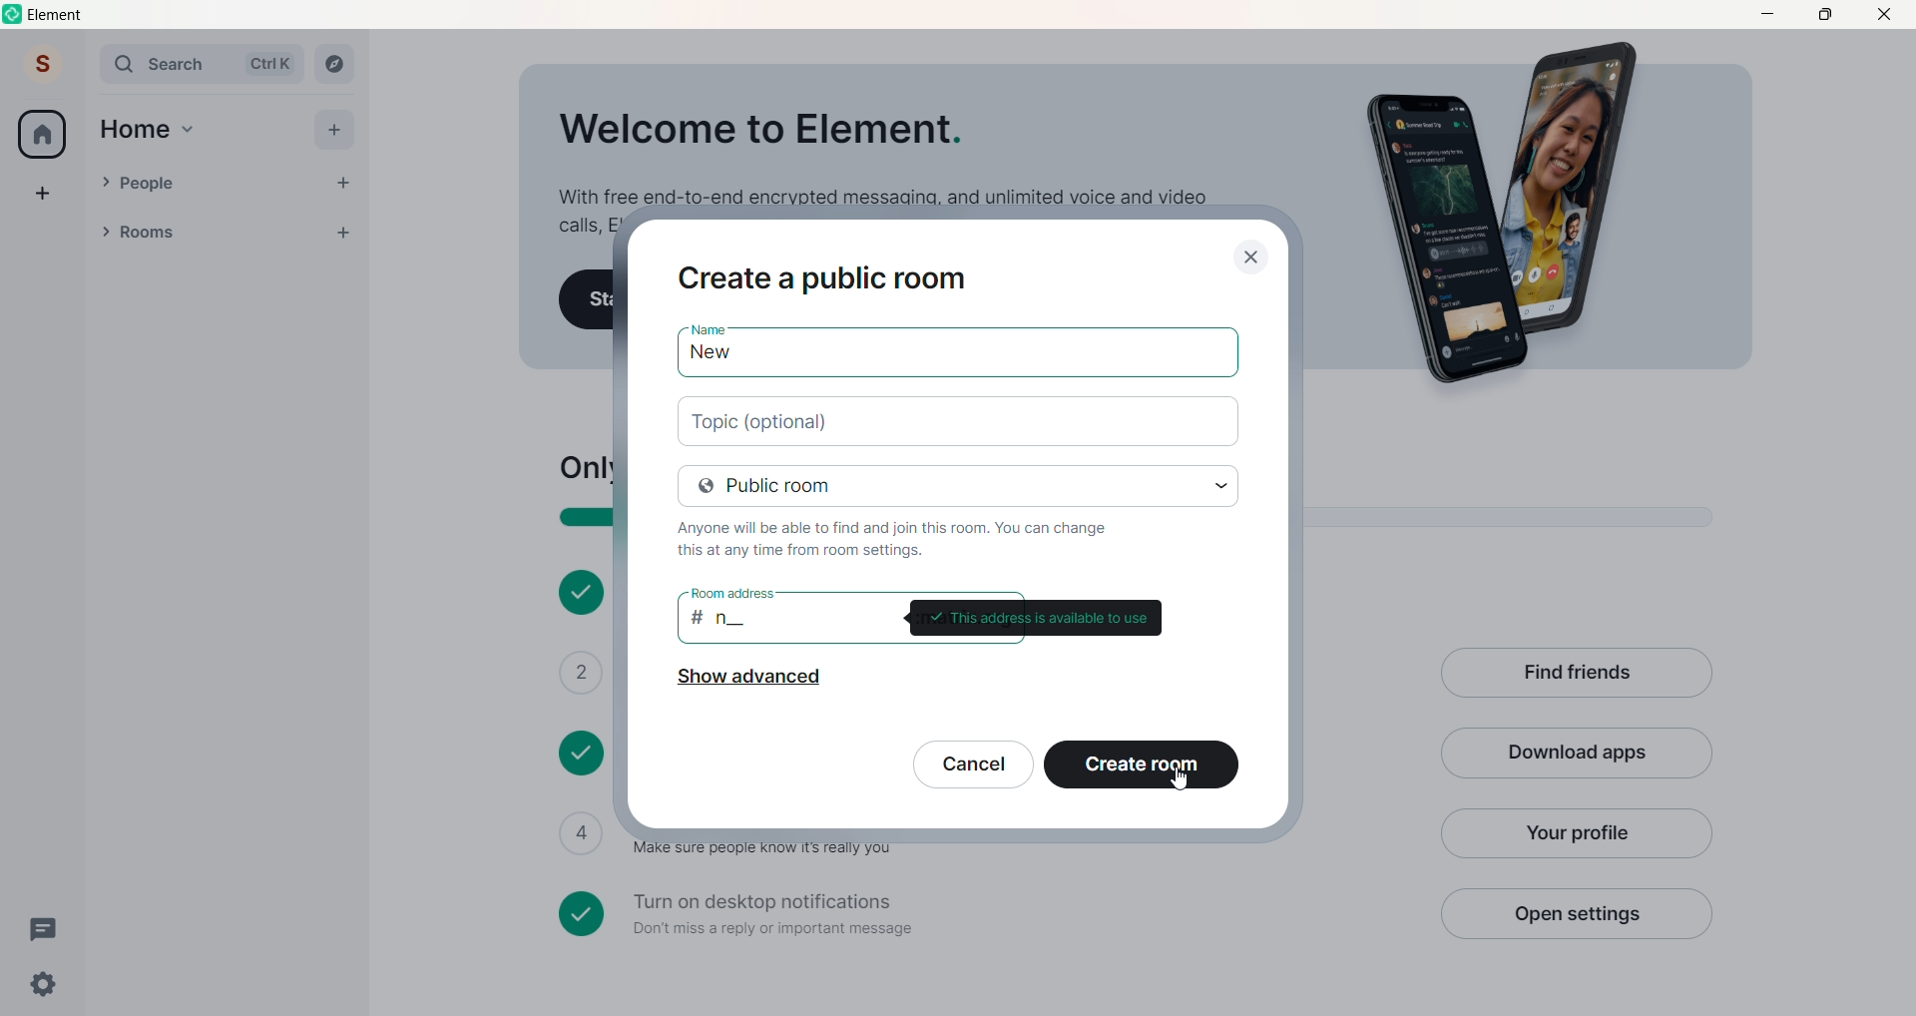  What do you see at coordinates (960, 484) in the screenshot?
I see `room privacy set to: "public room"` at bounding box center [960, 484].